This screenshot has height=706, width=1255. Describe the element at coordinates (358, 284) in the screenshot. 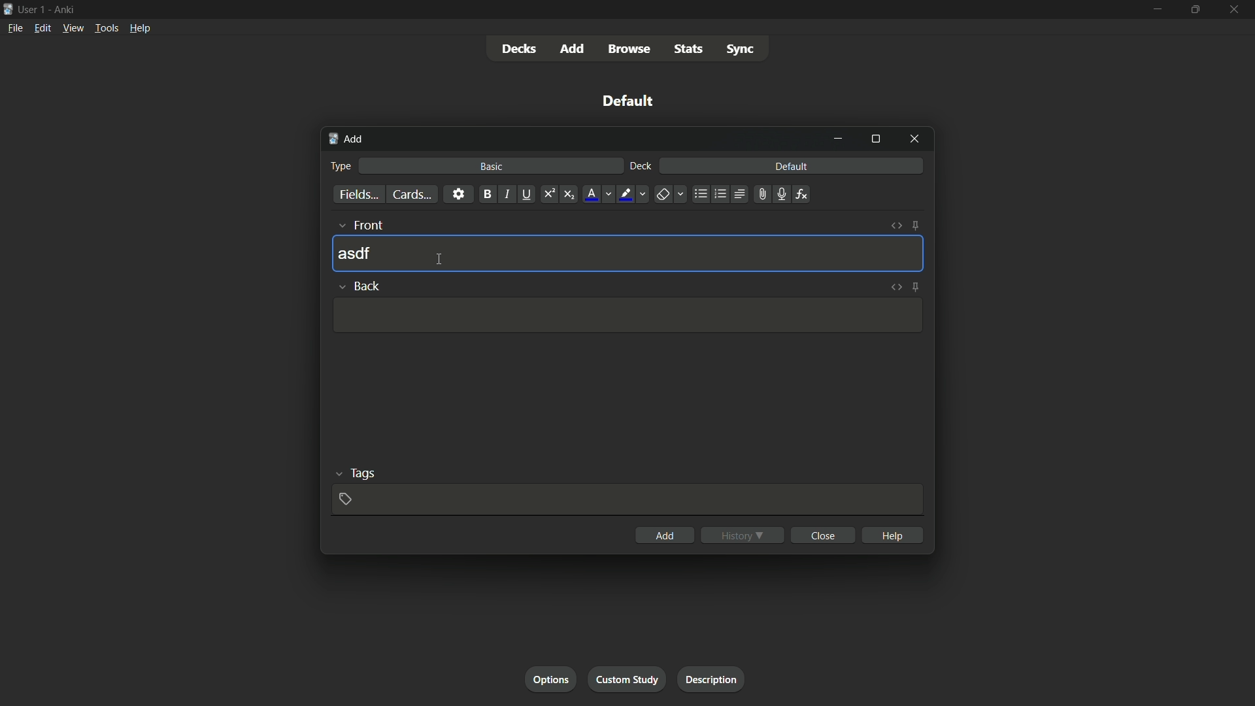

I see `back` at that location.